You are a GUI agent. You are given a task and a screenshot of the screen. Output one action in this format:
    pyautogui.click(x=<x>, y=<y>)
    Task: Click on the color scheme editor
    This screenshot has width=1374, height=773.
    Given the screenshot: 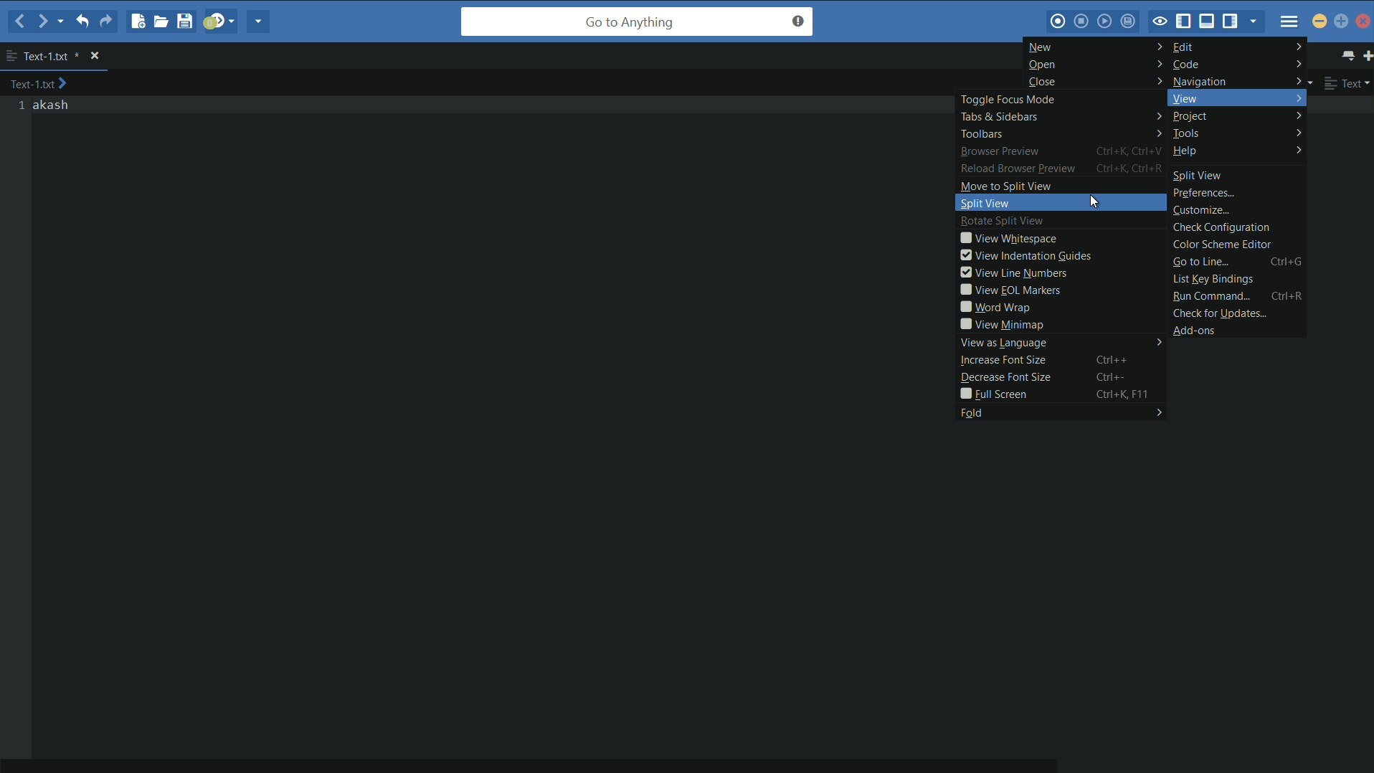 What is the action you would take?
    pyautogui.click(x=1238, y=245)
    